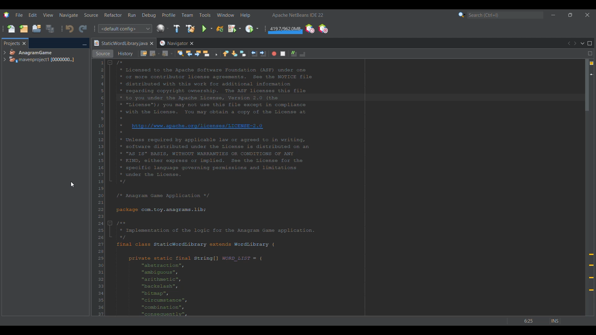 This screenshot has width=596, height=335. What do you see at coordinates (48, 15) in the screenshot?
I see `View menu` at bounding box center [48, 15].